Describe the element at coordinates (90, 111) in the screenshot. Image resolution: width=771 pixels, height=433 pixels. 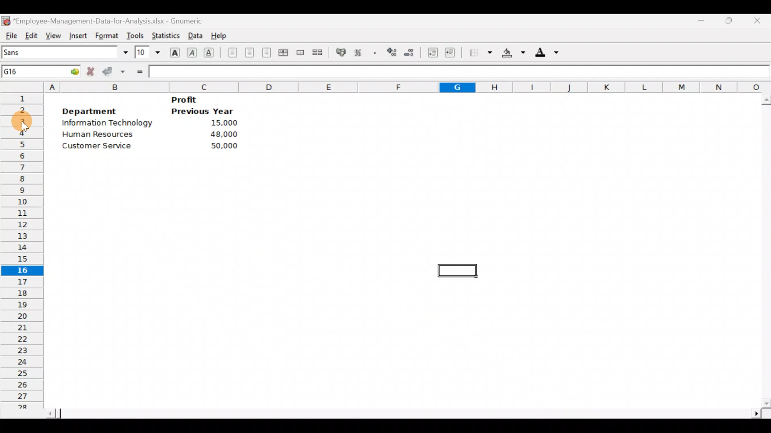
I see `Department` at that location.